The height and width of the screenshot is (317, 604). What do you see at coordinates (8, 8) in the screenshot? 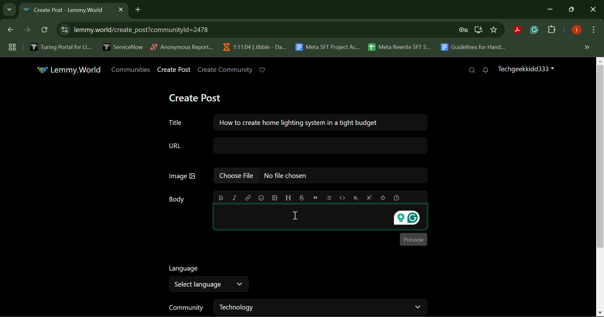
I see `Search Tabs` at bounding box center [8, 8].